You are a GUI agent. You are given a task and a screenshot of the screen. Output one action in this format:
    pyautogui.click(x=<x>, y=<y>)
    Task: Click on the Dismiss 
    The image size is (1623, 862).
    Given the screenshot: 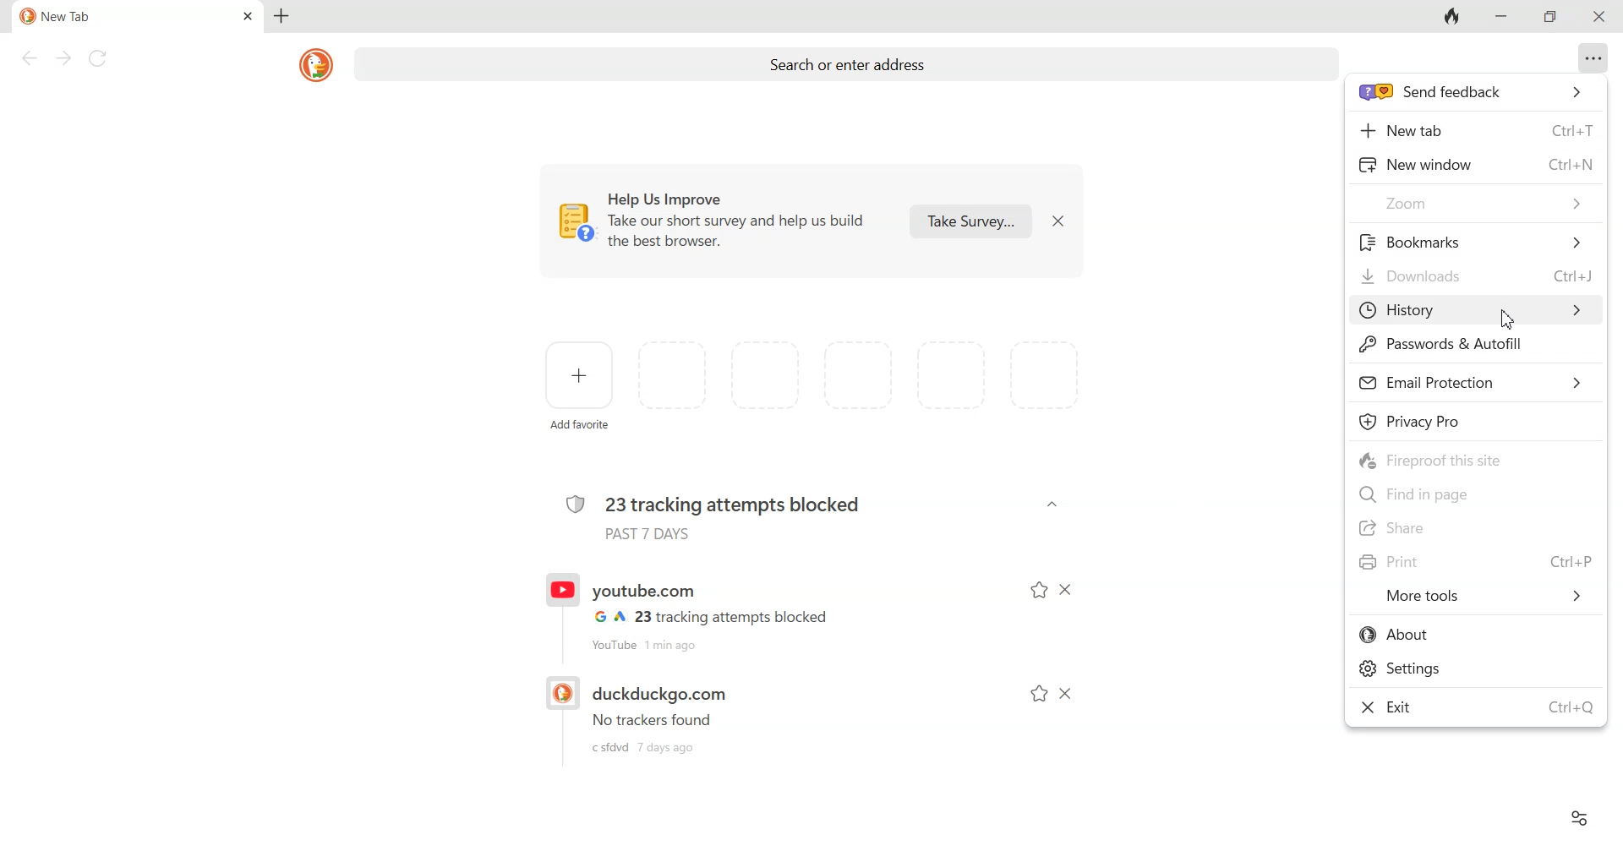 What is the action you would take?
    pyautogui.click(x=1065, y=694)
    